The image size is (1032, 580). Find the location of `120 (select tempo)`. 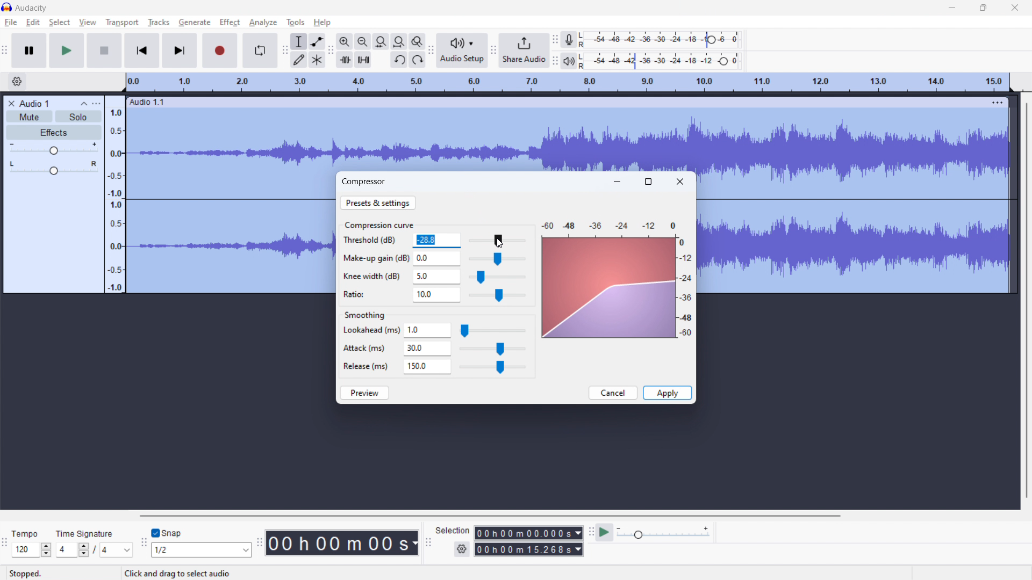

120 (select tempo) is located at coordinates (32, 550).